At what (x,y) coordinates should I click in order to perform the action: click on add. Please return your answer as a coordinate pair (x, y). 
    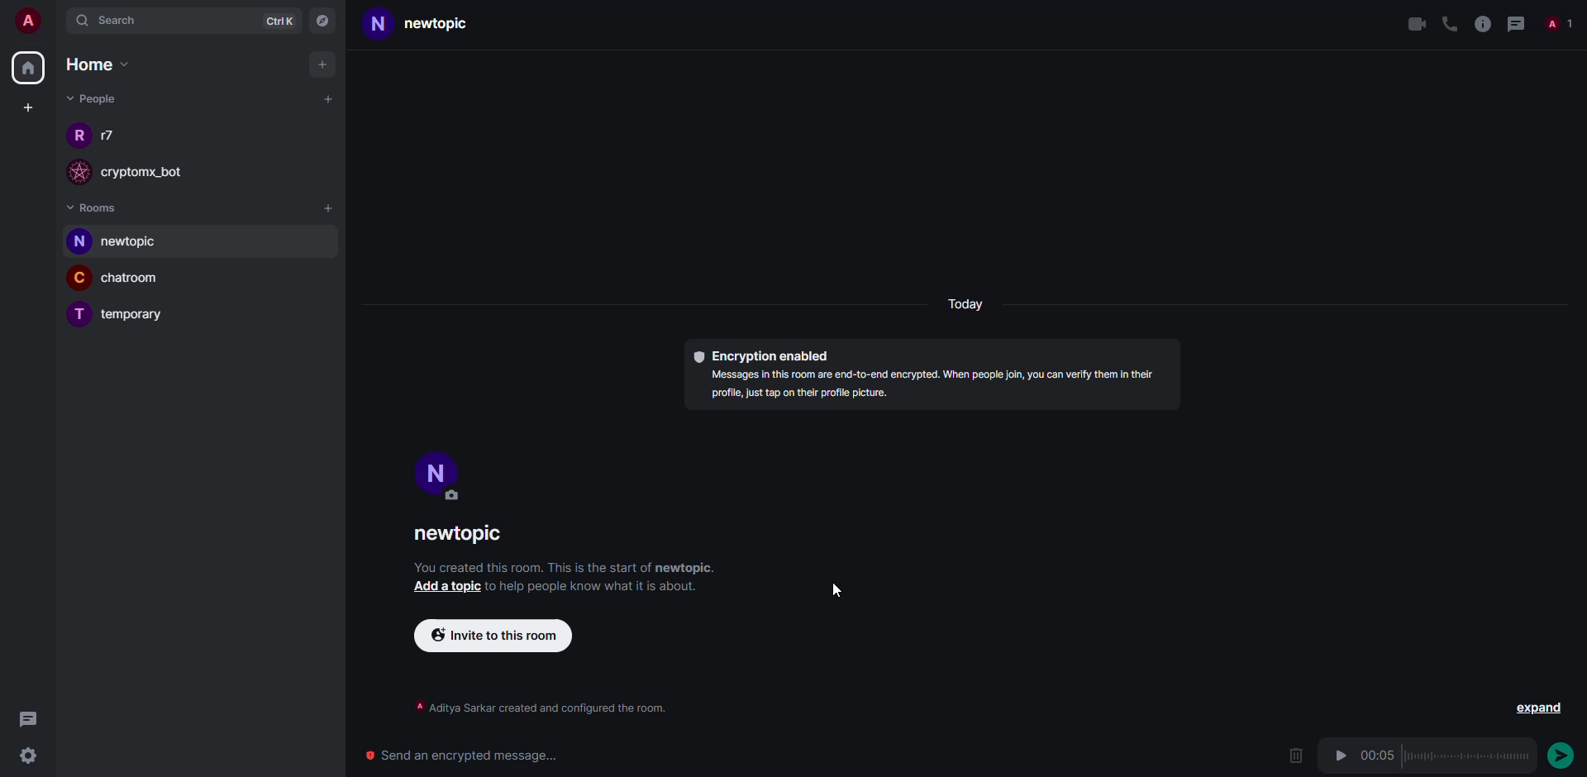
    Looking at the image, I should click on (330, 211).